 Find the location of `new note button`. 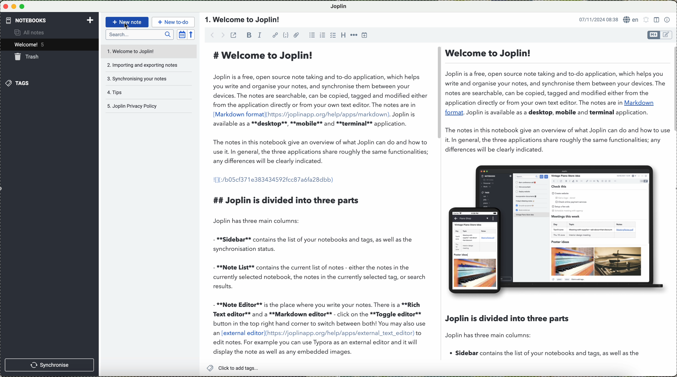

new note button is located at coordinates (126, 22).